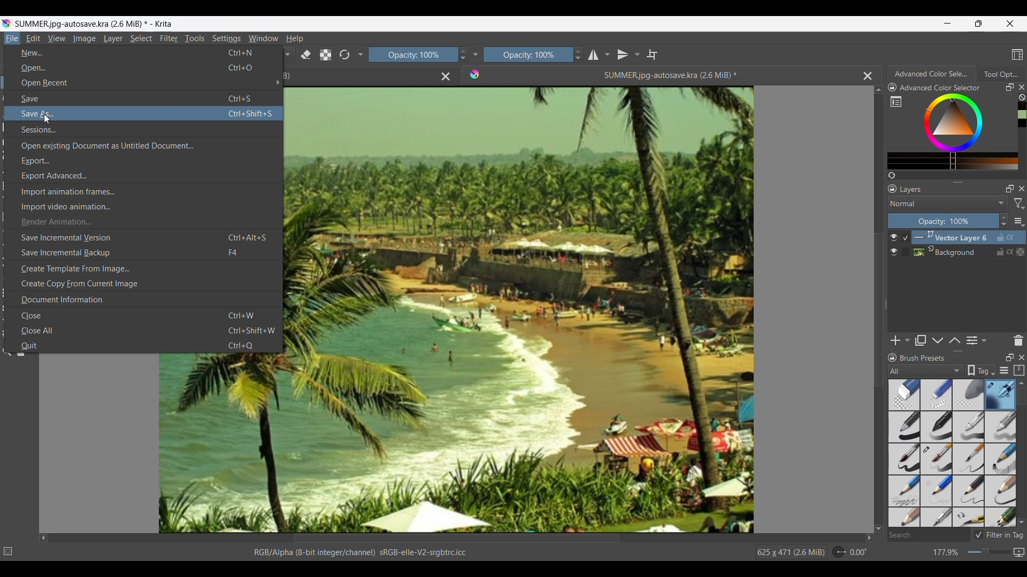  What do you see at coordinates (1023, 115) in the screenshot?
I see `Color history` at bounding box center [1023, 115].